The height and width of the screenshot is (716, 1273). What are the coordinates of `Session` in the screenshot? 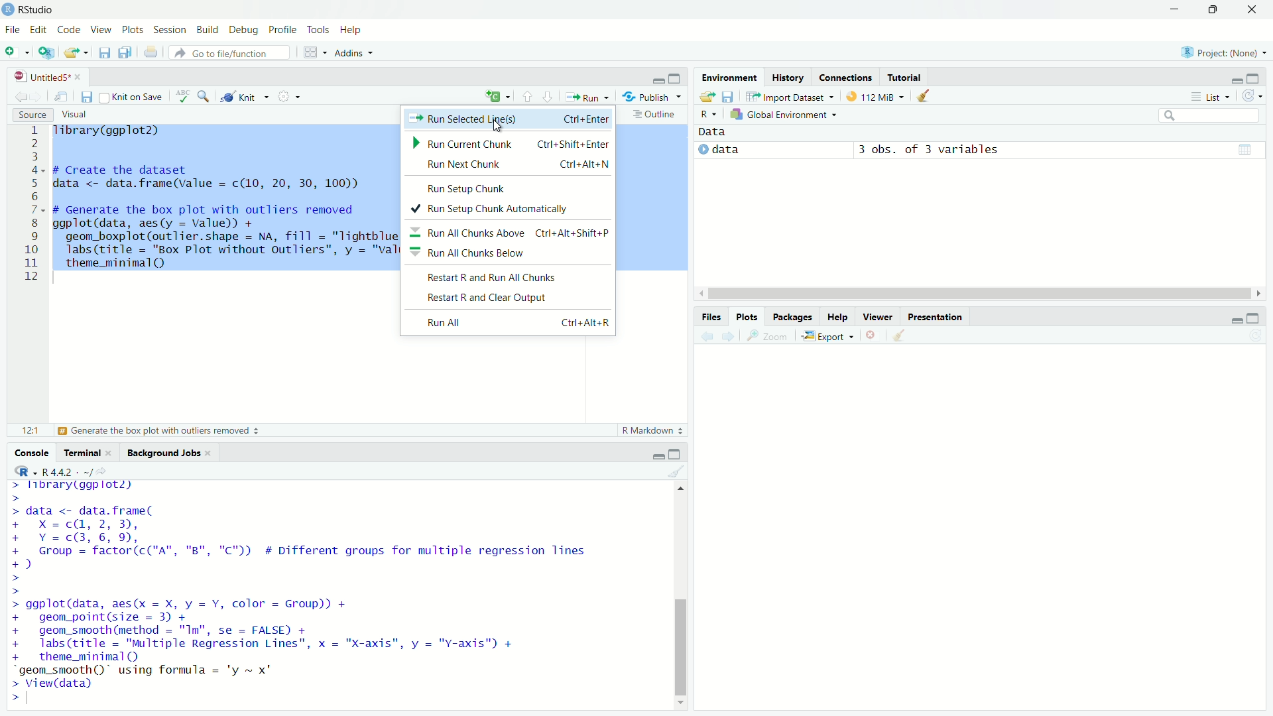 It's located at (171, 30).